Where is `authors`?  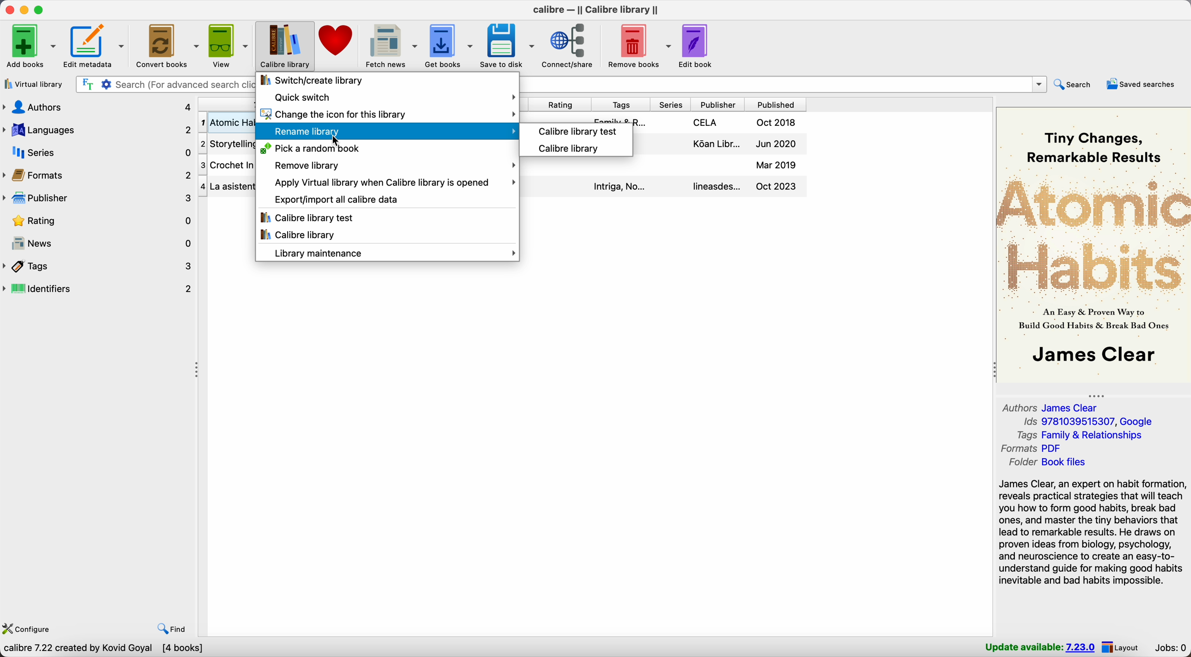
authors is located at coordinates (98, 106).